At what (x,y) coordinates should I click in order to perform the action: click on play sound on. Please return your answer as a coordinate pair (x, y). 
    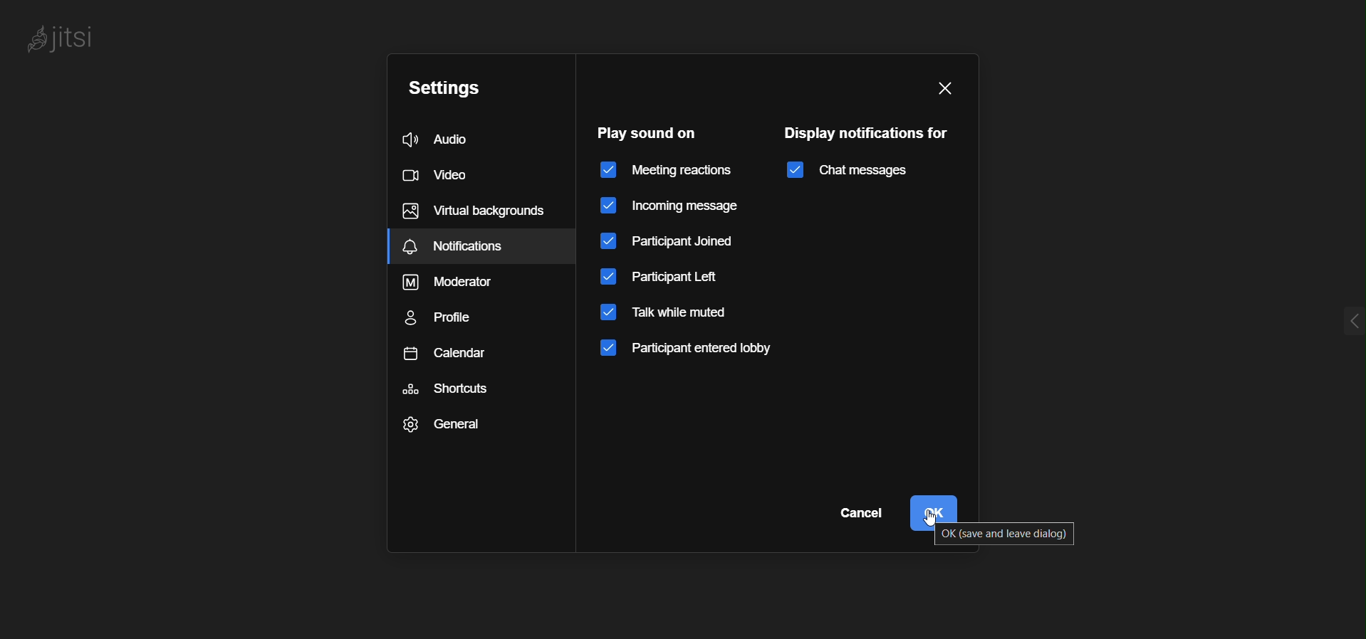
    Looking at the image, I should click on (650, 133).